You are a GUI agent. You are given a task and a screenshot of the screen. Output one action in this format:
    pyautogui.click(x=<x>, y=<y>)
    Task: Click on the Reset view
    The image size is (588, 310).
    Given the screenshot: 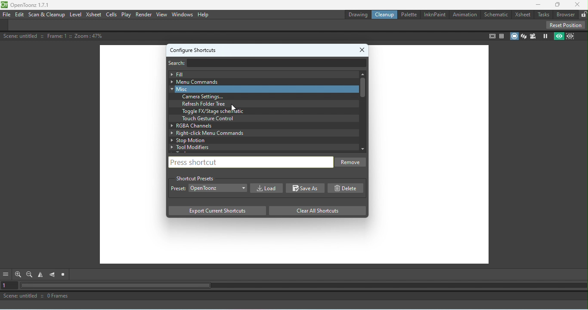 What is the action you would take?
    pyautogui.click(x=65, y=275)
    